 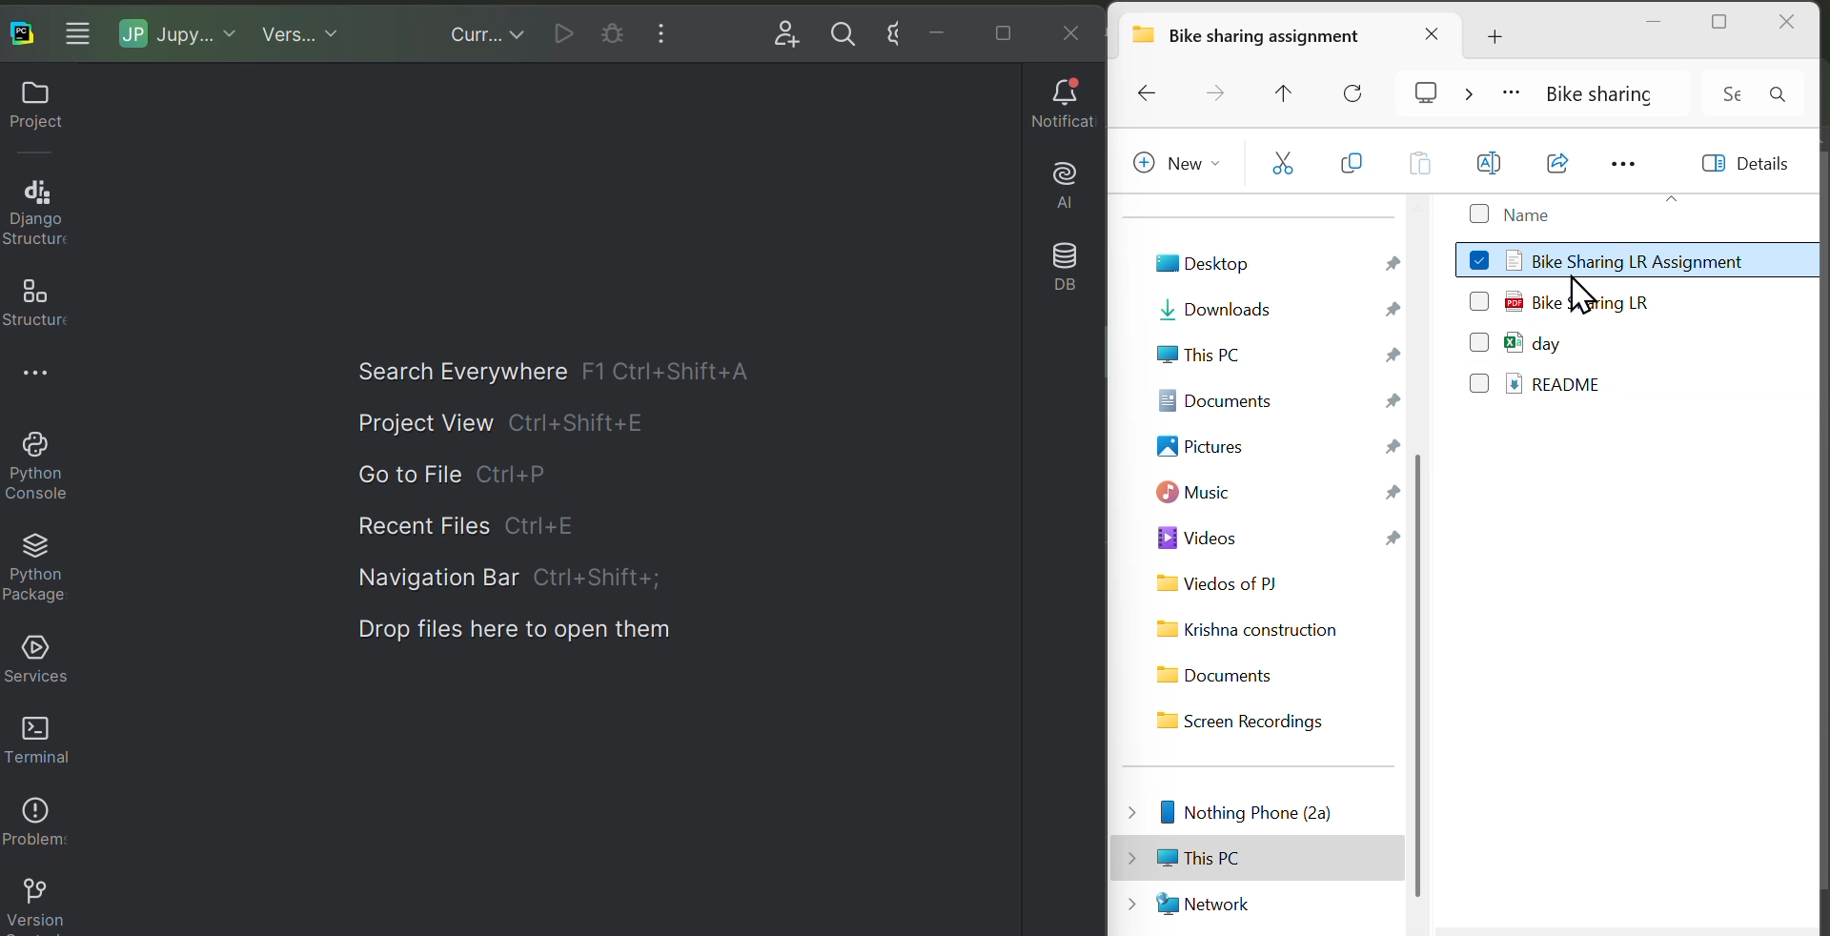 I want to click on This PC, so click(x=1243, y=855).